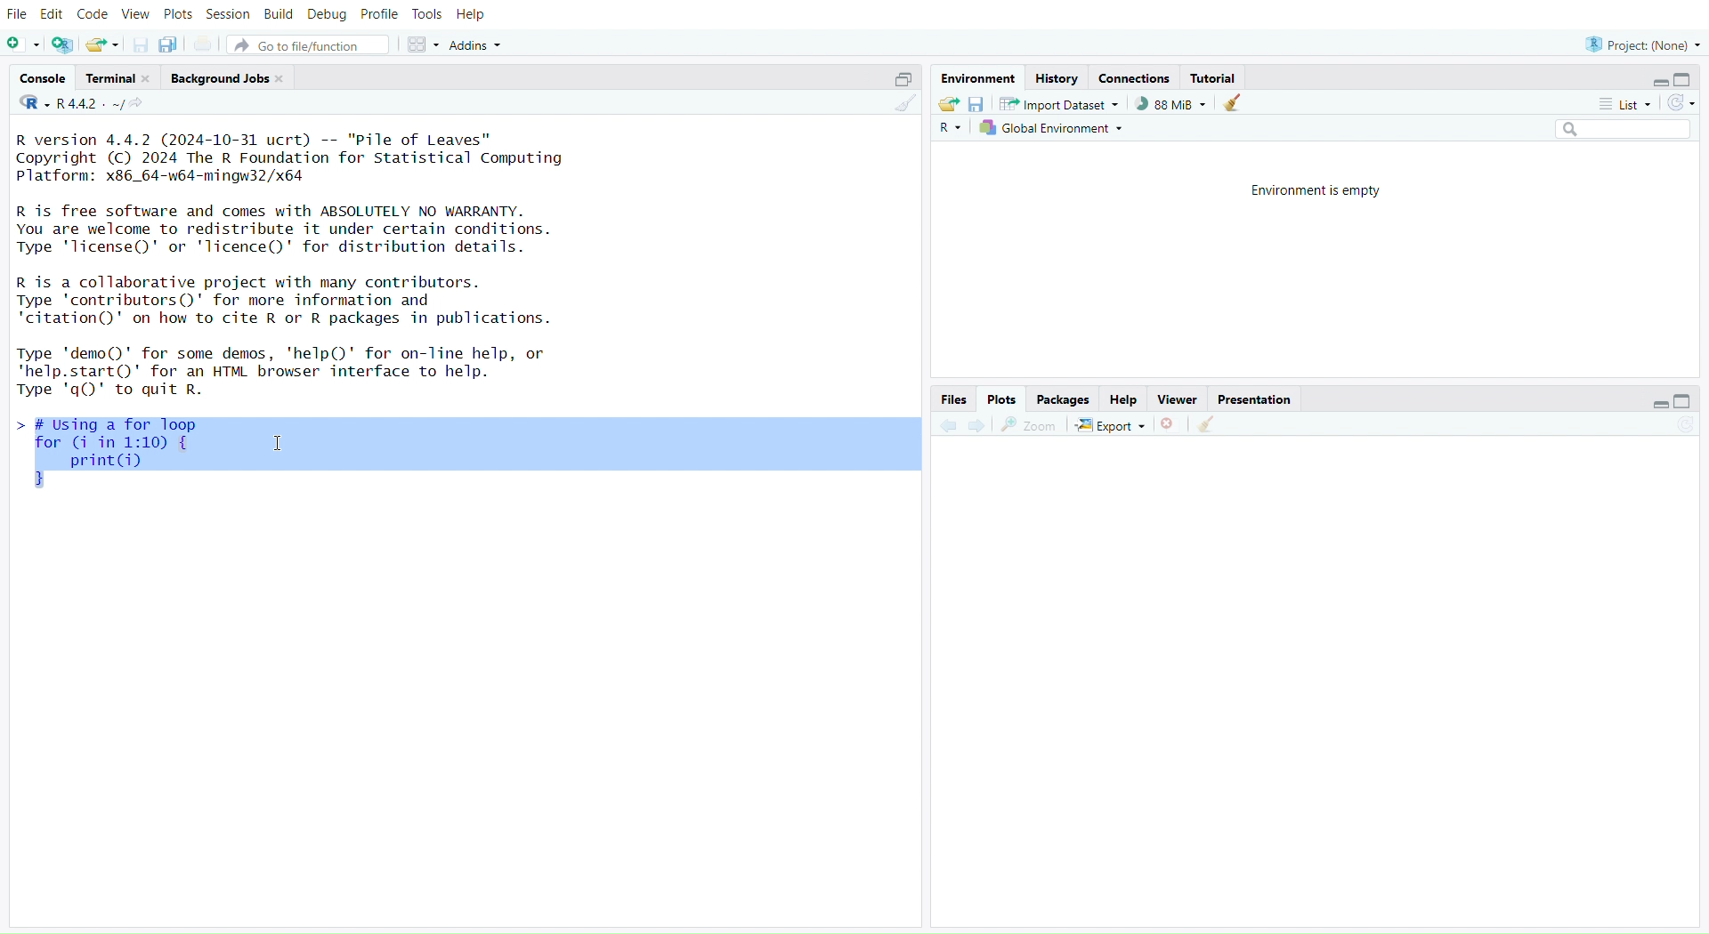  I want to click on open an existing file, so click(102, 44).